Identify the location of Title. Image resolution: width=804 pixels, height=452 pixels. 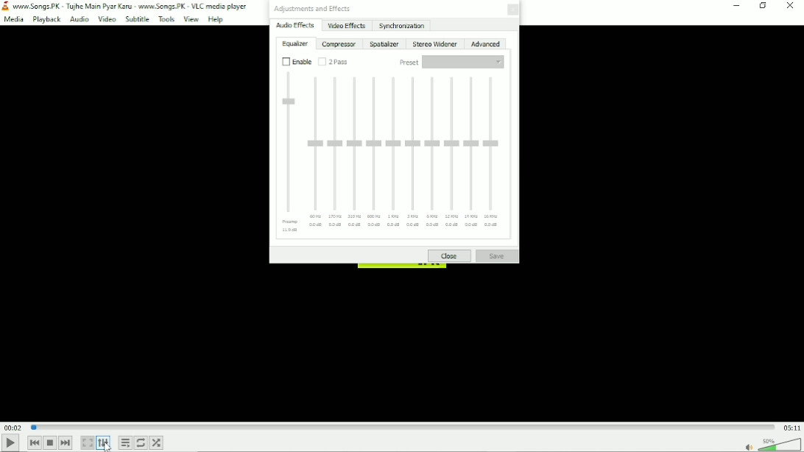
(127, 6).